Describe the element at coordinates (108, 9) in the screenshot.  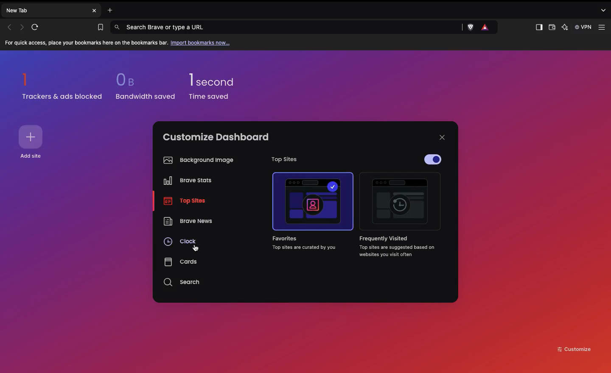
I see `Open new tab` at that location.